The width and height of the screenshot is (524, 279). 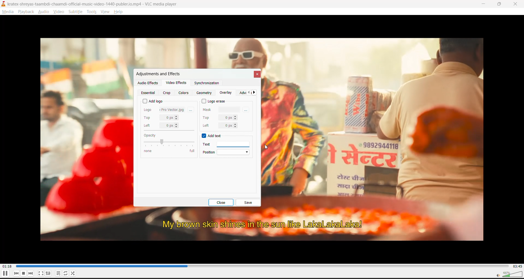 What do you see at coordinates (508, 274) in the screenshot?
I see `volume` at bounding box center [508, 274].